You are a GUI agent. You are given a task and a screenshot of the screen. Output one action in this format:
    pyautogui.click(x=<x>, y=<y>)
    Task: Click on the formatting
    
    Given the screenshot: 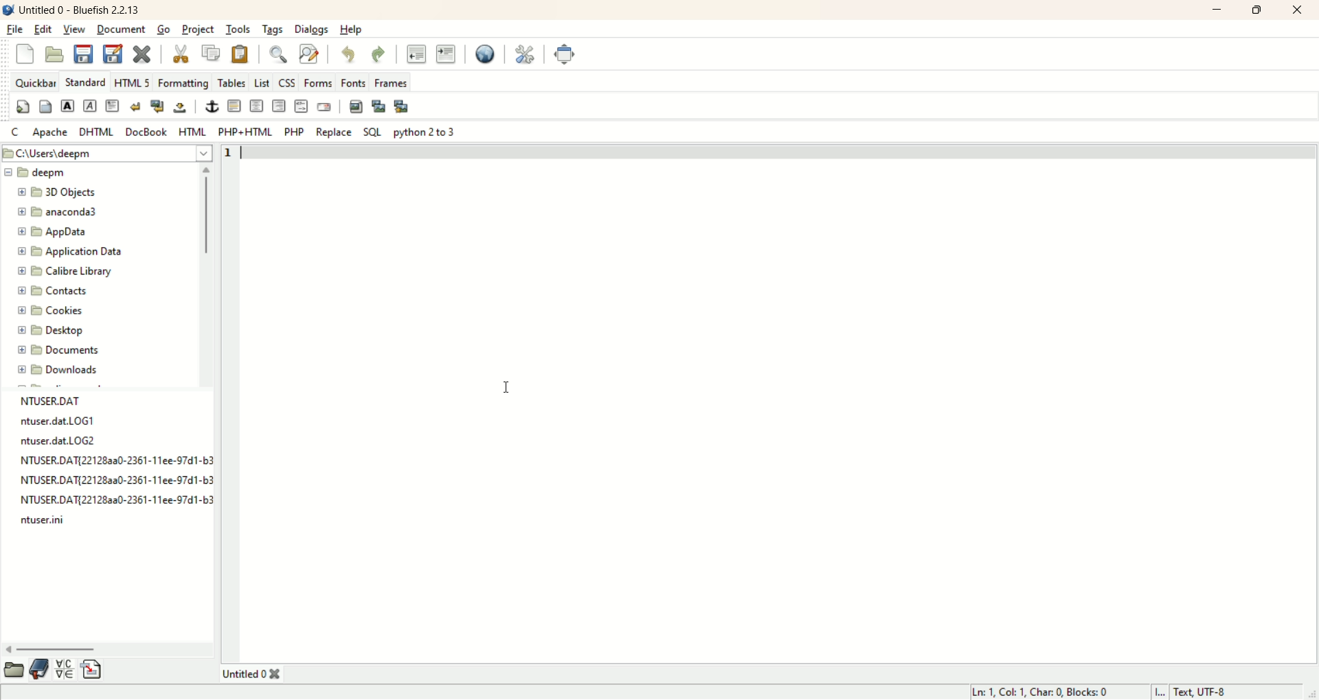 What is the action you would take?
    pyautogui.click(x=184, y=82)
    